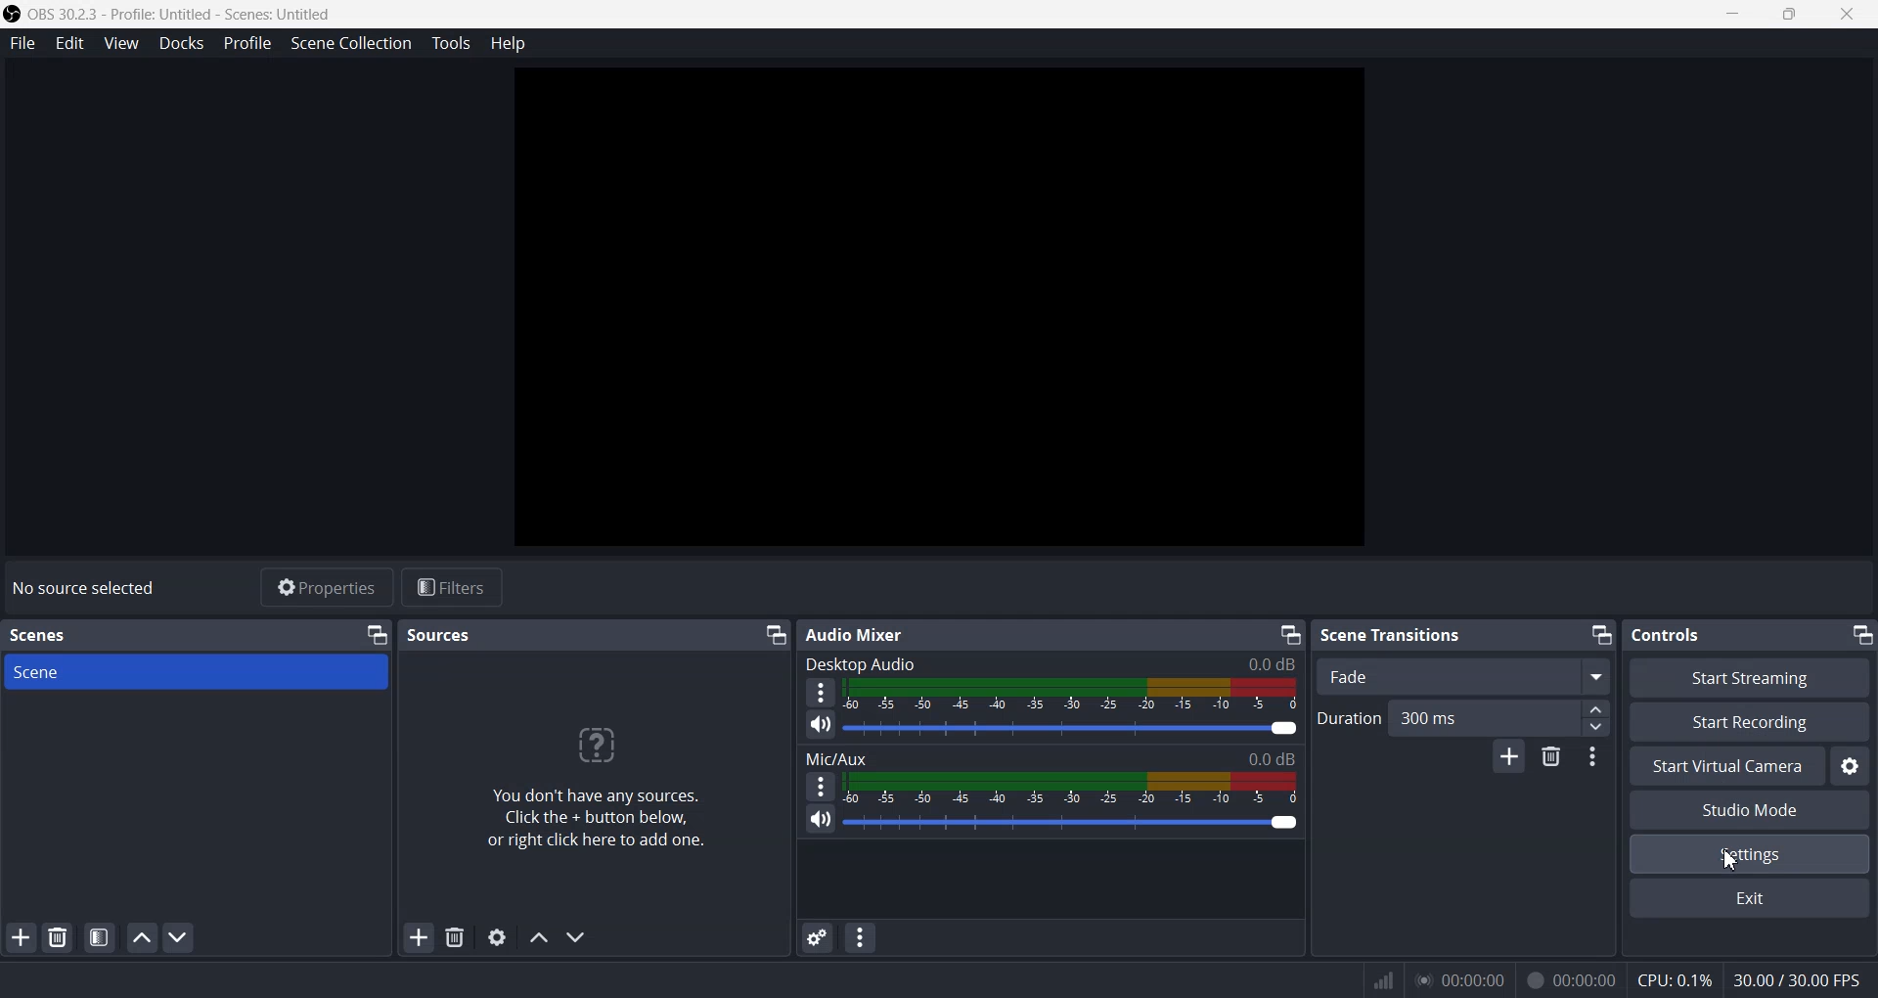  Describe the element at coordinates (939, 311) in the screenshot. I see `Preview Display` at that location.